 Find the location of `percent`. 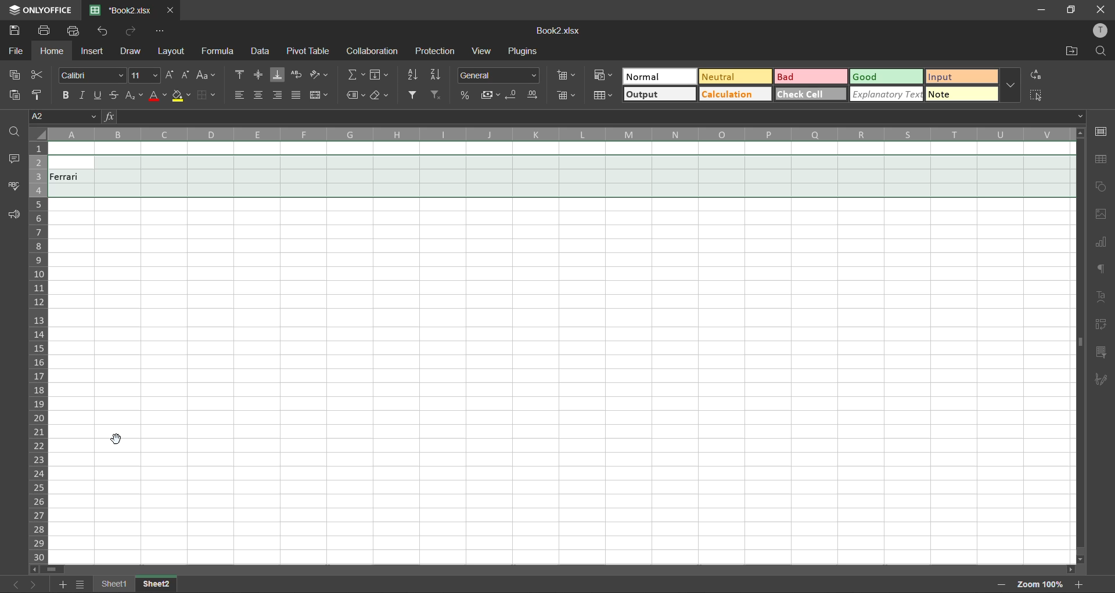

percent is located at coordinates (468, 96).